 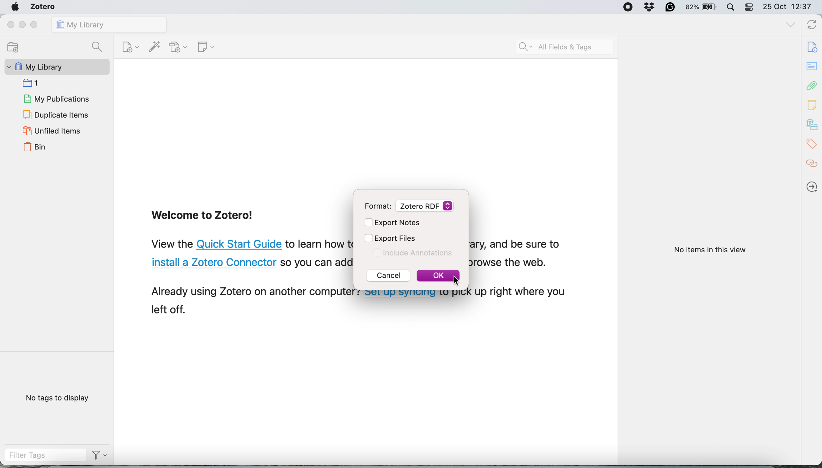 I want to click on OK, so click(x=439, y=276).